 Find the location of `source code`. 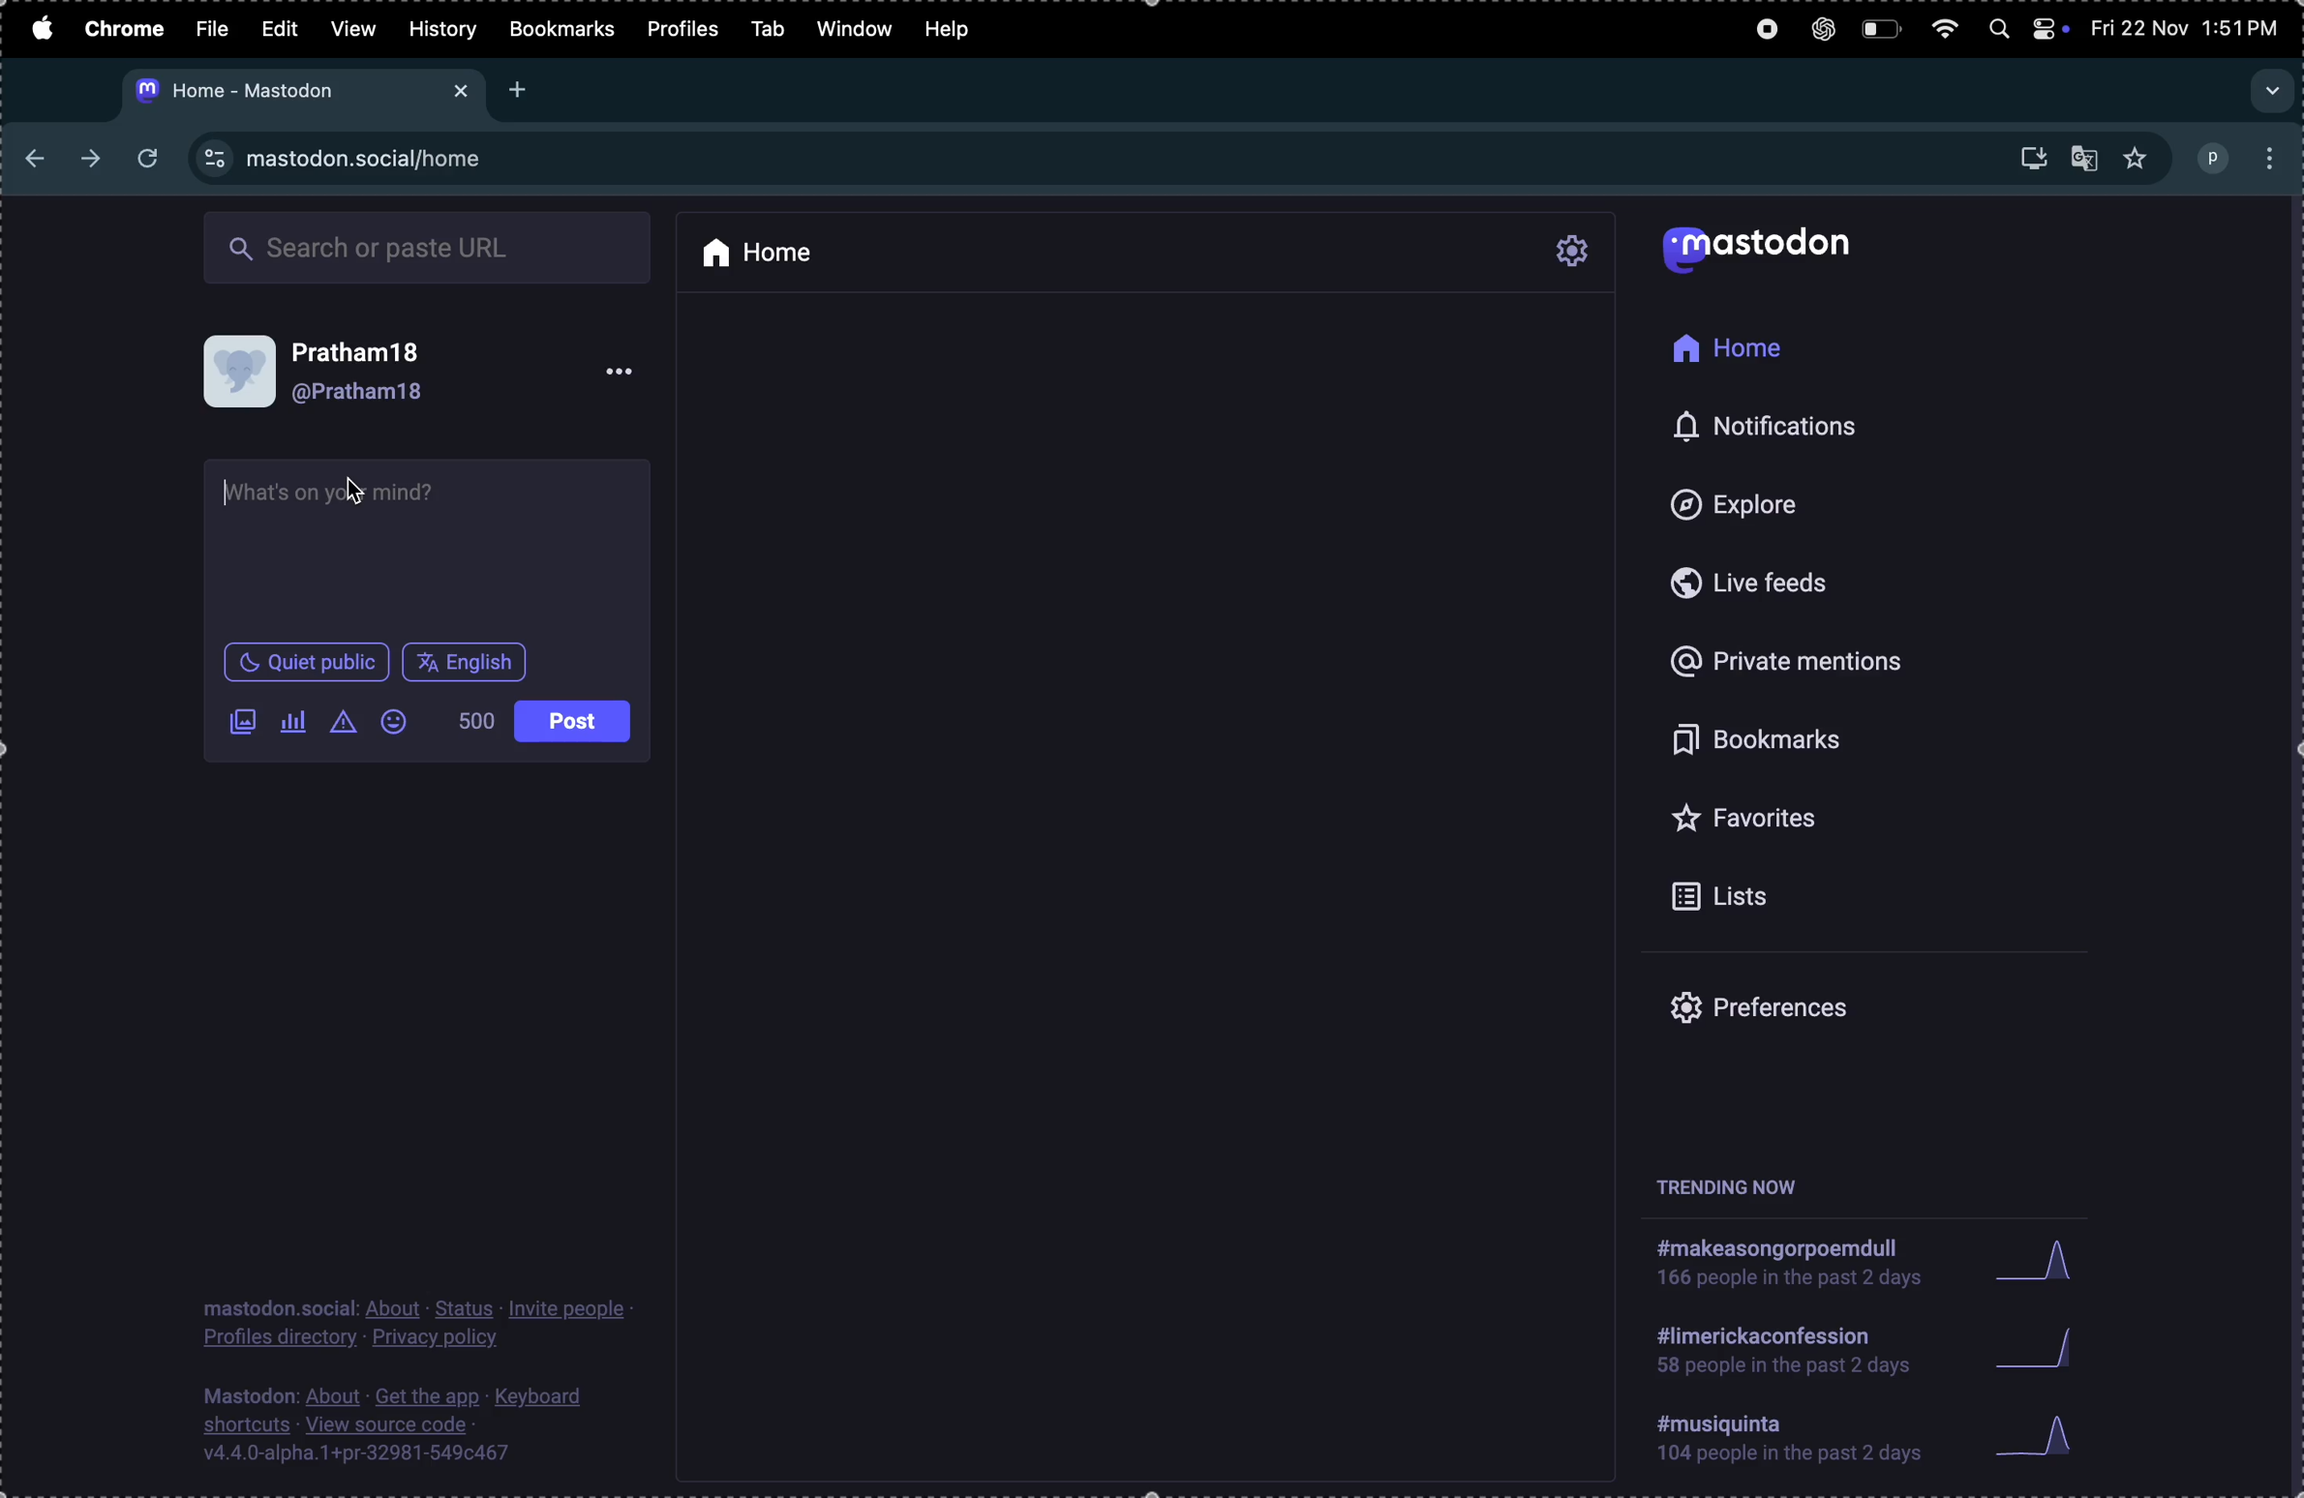

source code is located at coordinates (385, 1425).